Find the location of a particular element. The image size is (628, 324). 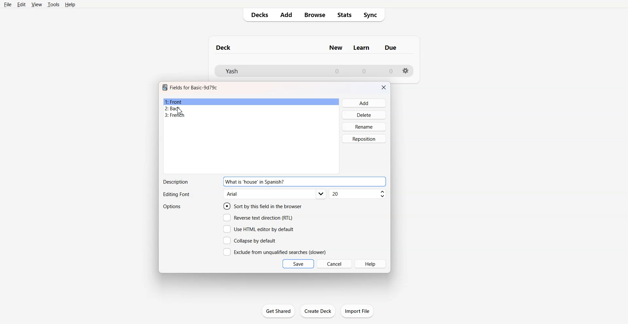

Save is located at coordinates (298, 264).